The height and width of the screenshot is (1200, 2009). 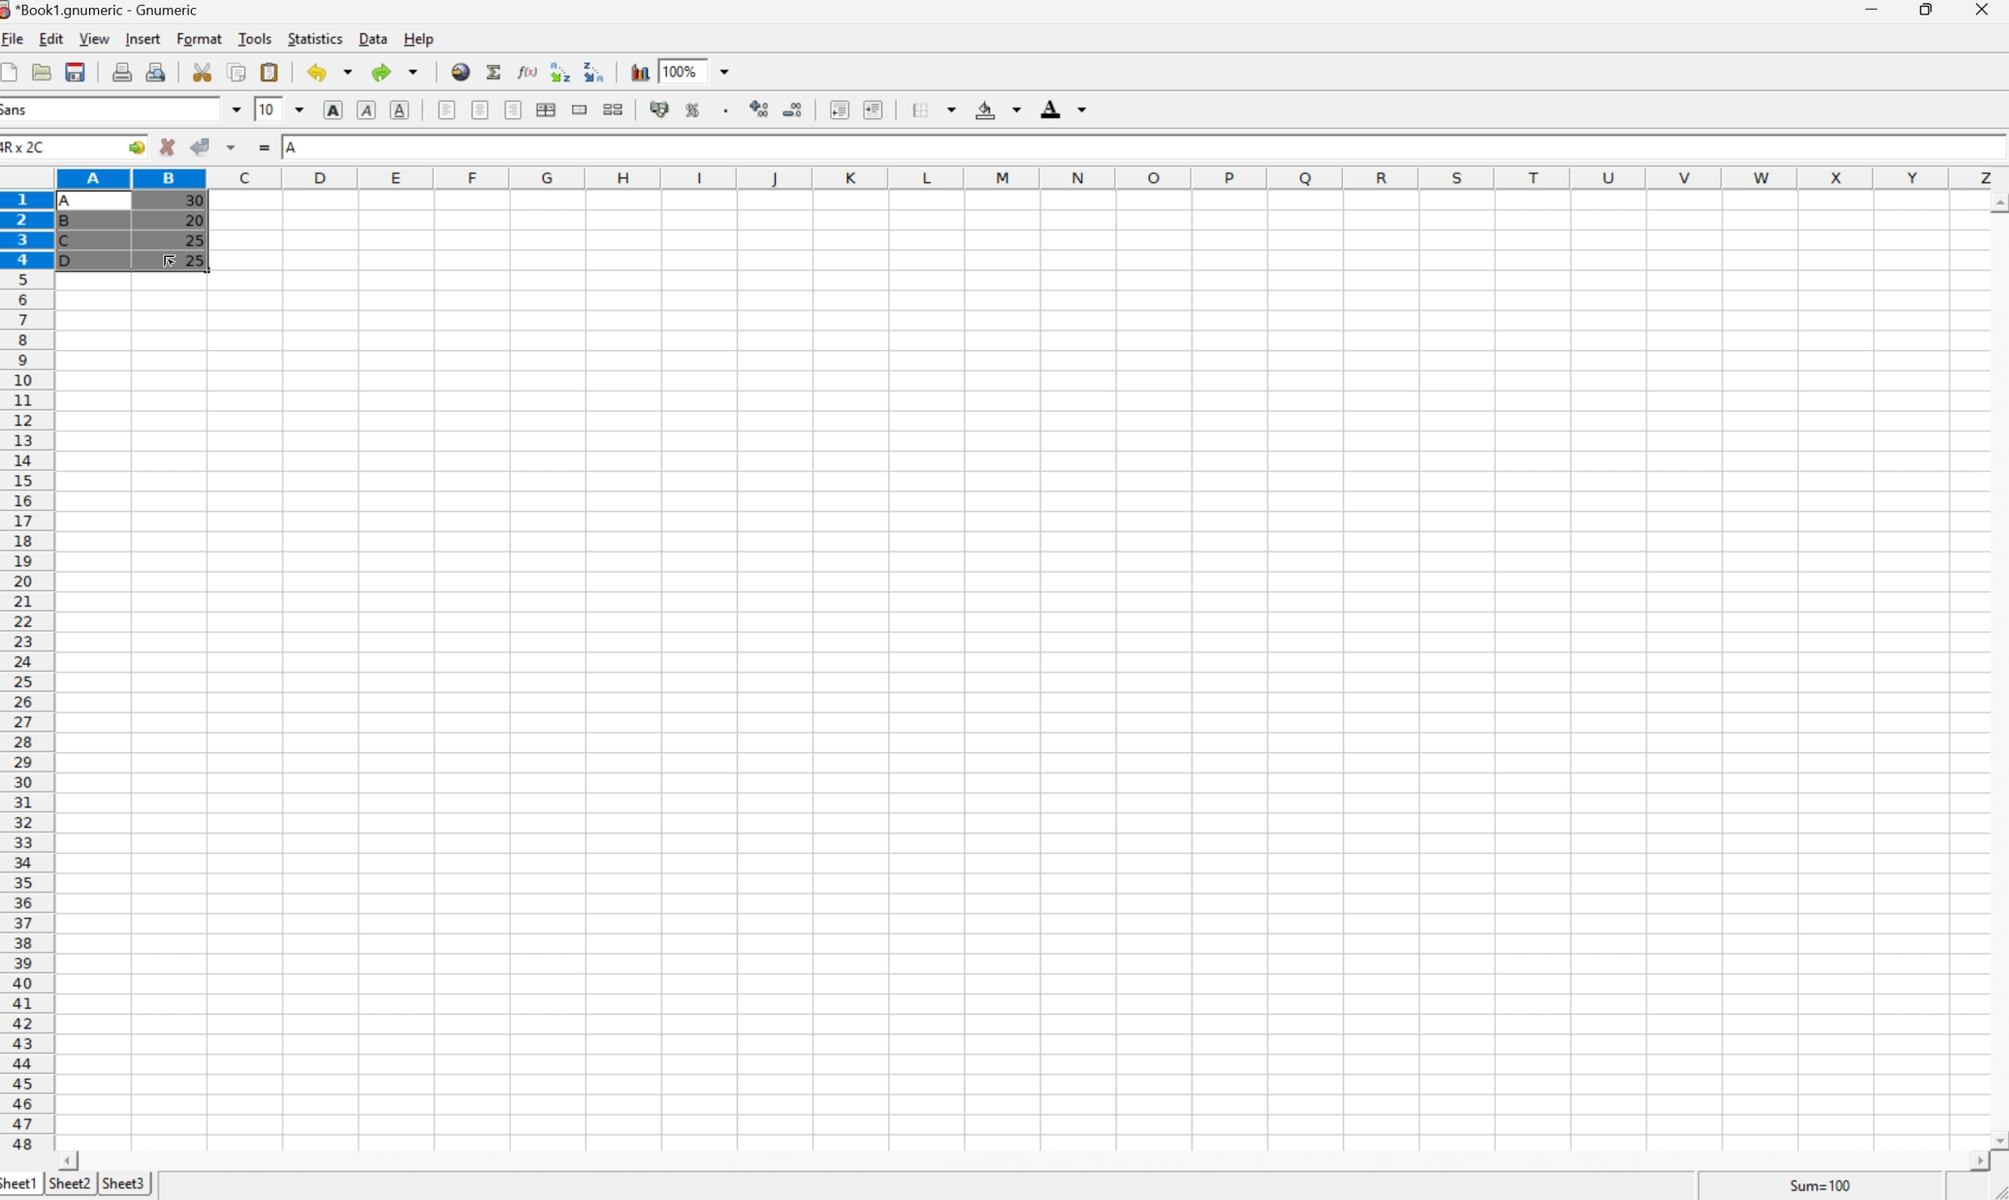 What do you see at coordinates (730, 70) in the screenshot?
I see `Drop Down` at bounding box center [730, 70].